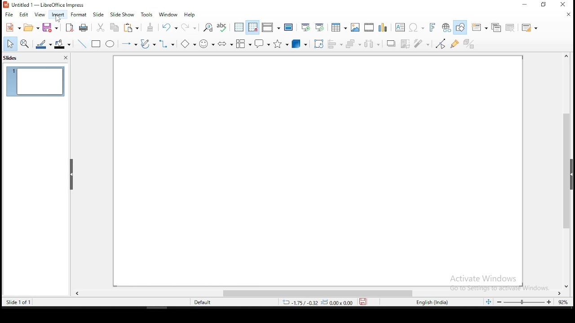 Image resolution: width=575 pixels, height=323 pixels. Describe the element at coordinates (369, 26) in the screenshot. I see `insert audio or video` at that location.